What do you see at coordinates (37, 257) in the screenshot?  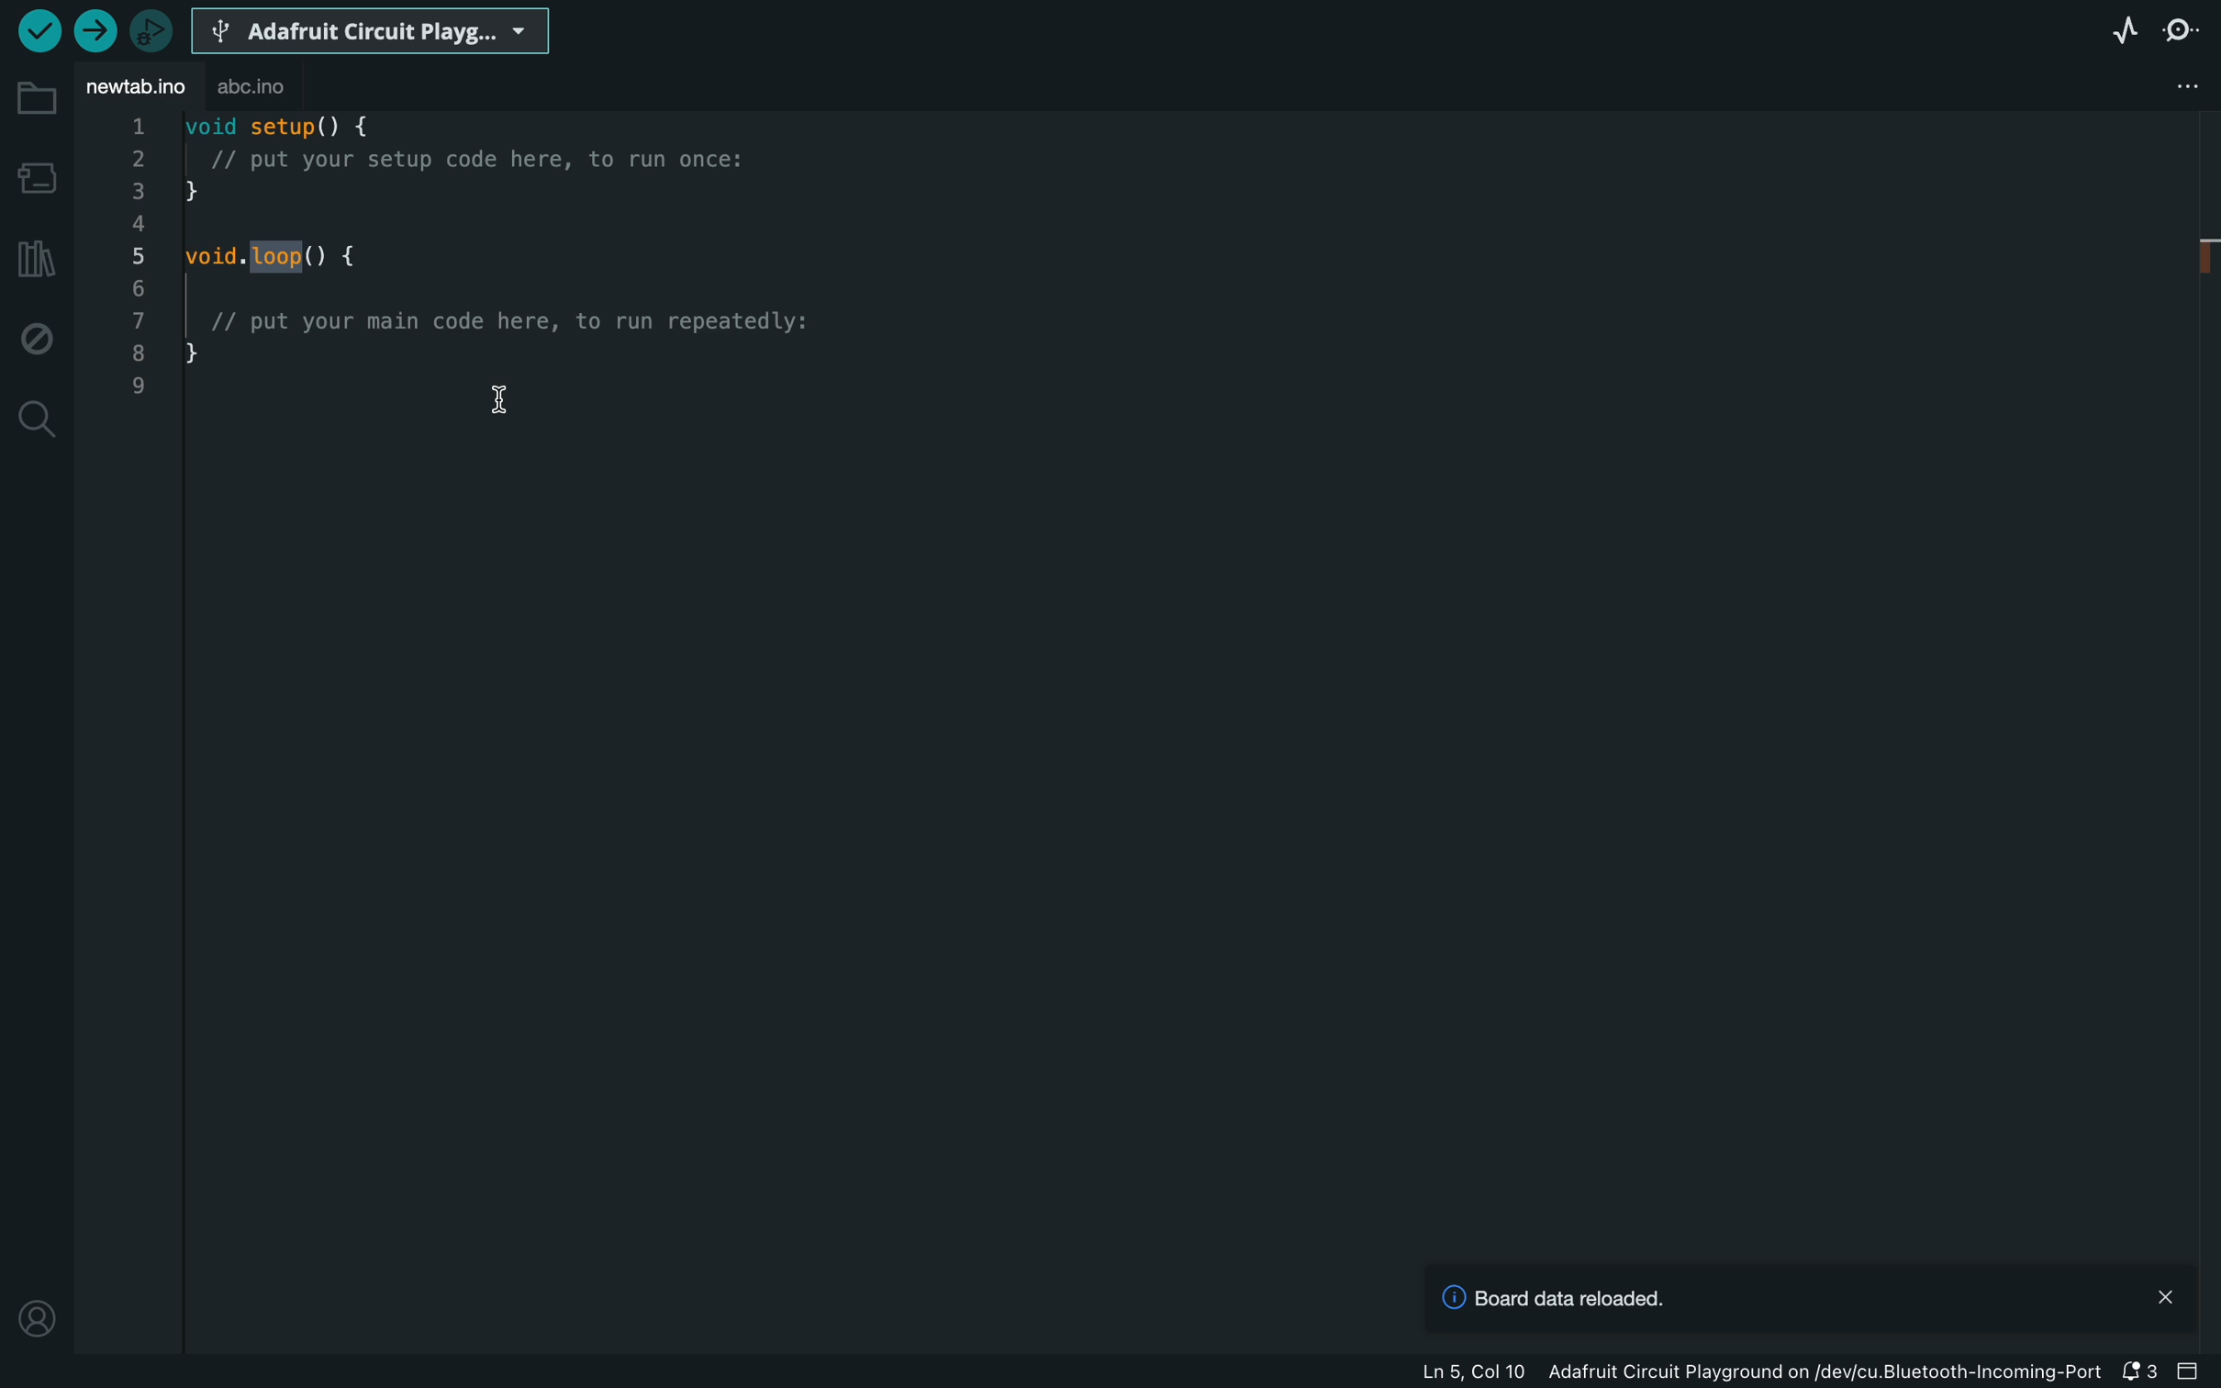 I see `library manager` at bounding box center [37, 257].